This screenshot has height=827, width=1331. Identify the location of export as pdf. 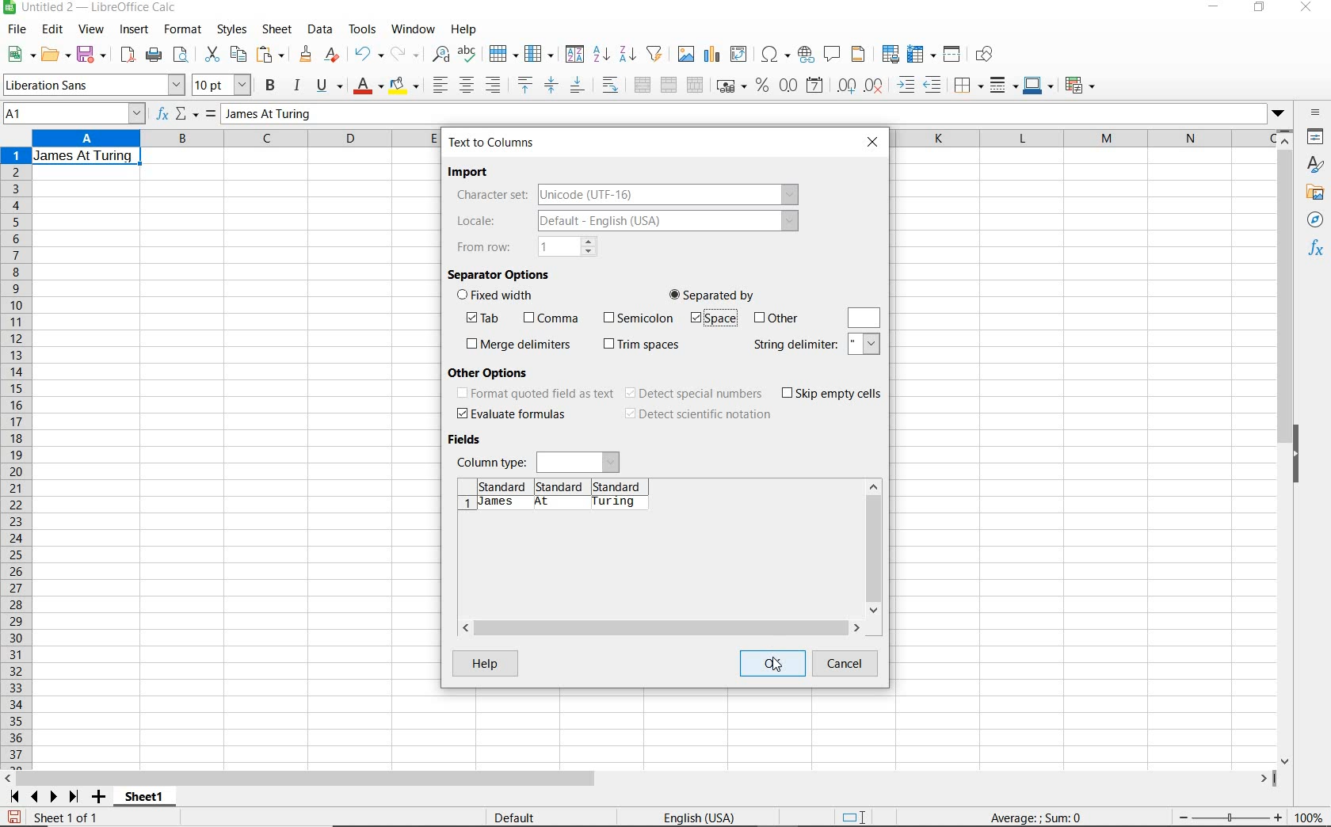
(126, 55).